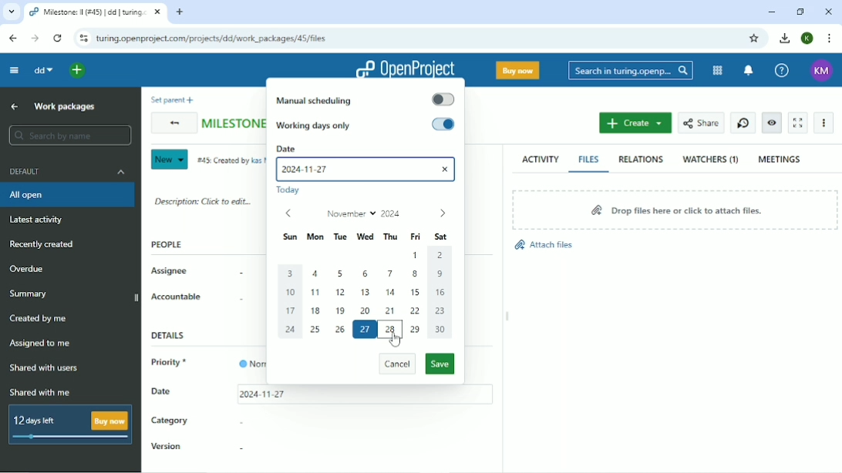  What do you see at coordinates (743, 123) in the screenshot?
I see `Start new timer` at bounding box center [743, 123].